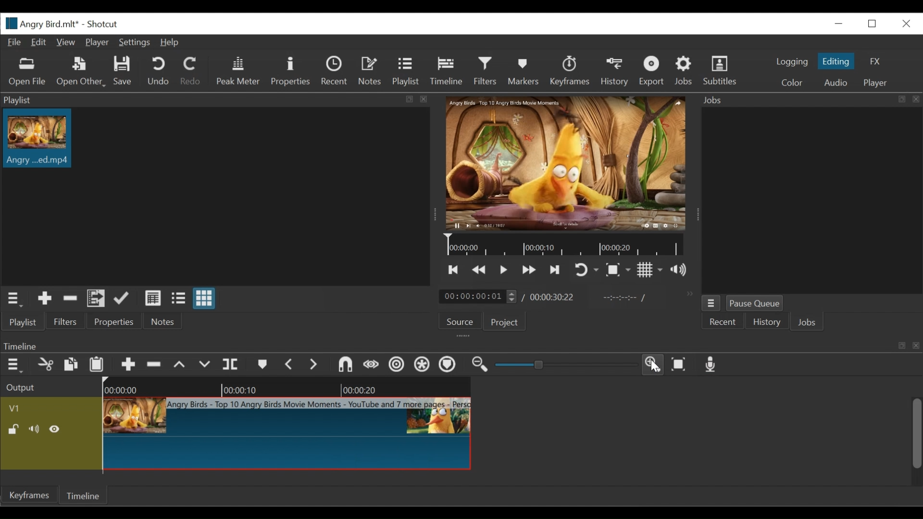 Image resolution: width=923 pixels, height=519 pixels. Describe the element at coordinates (679, 270) in the screenshot. I see `Show volume control` at that location.